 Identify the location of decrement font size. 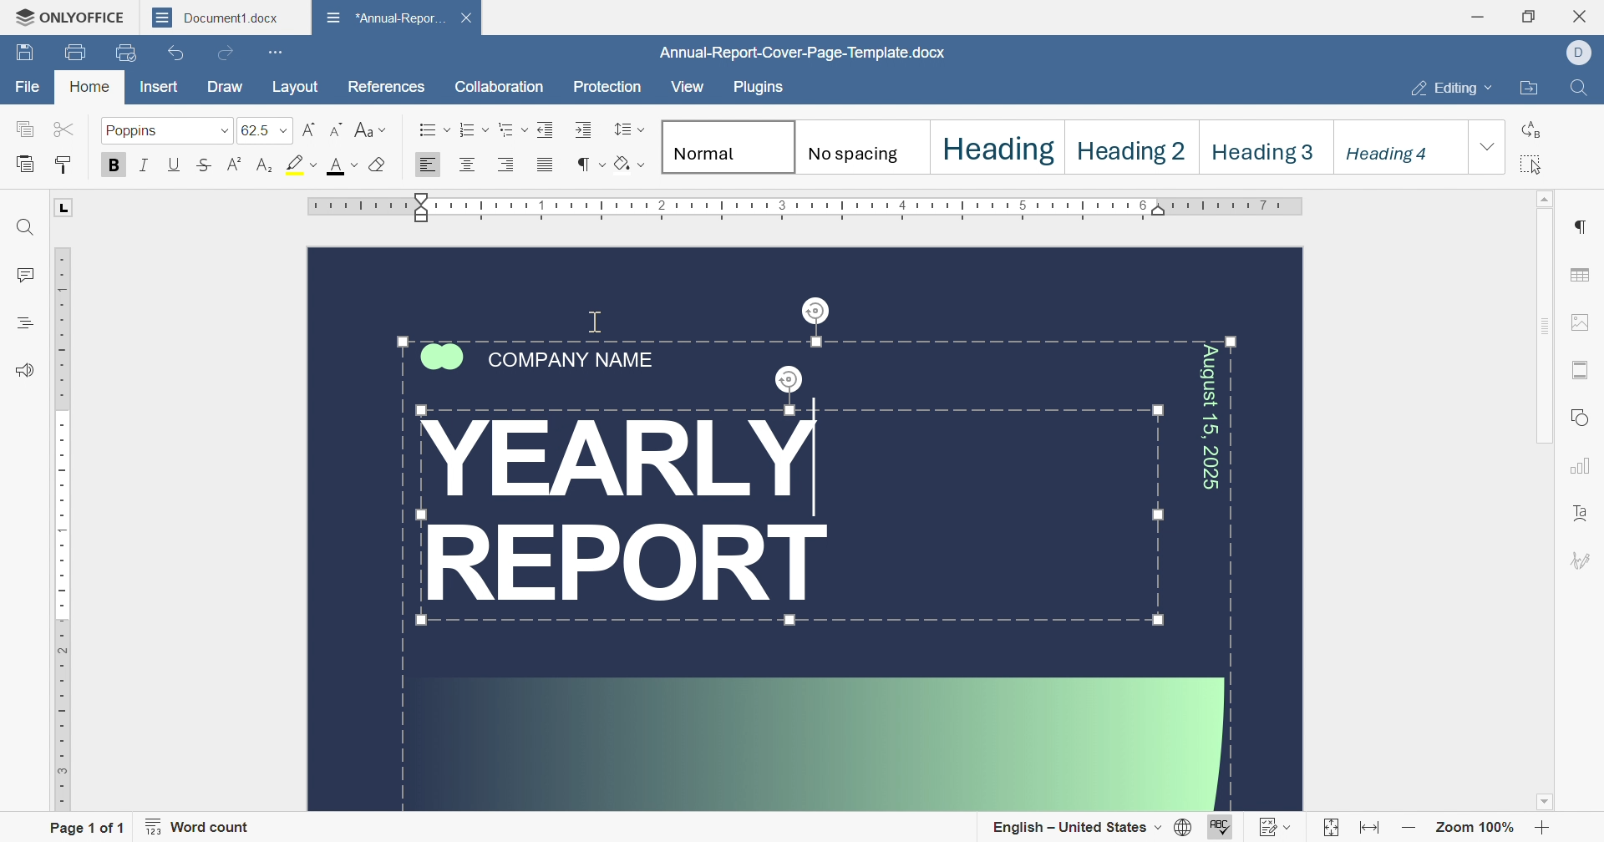
(338, 130).